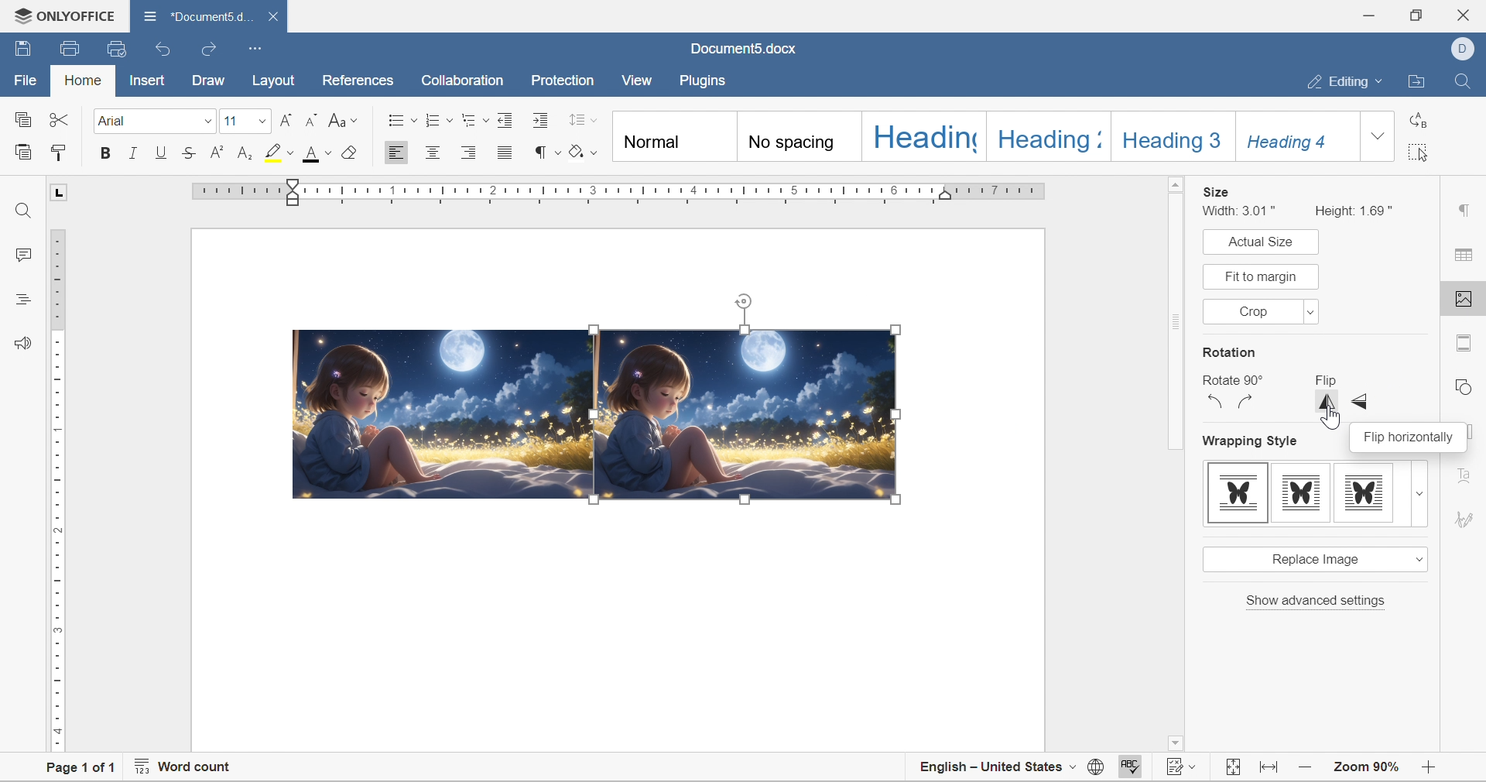 Image resolution: width=1486 pixels, height=782 pixels. I want to click on zoom 90%, so click(1368, 767).